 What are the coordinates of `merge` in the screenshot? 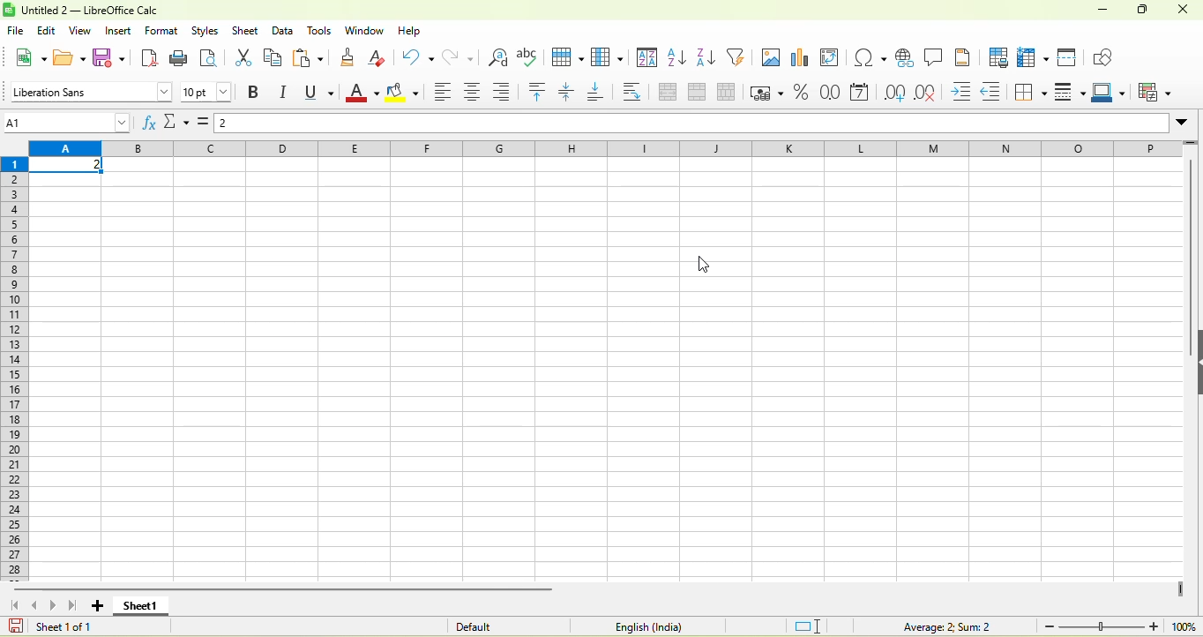 It's located at (703, 94).